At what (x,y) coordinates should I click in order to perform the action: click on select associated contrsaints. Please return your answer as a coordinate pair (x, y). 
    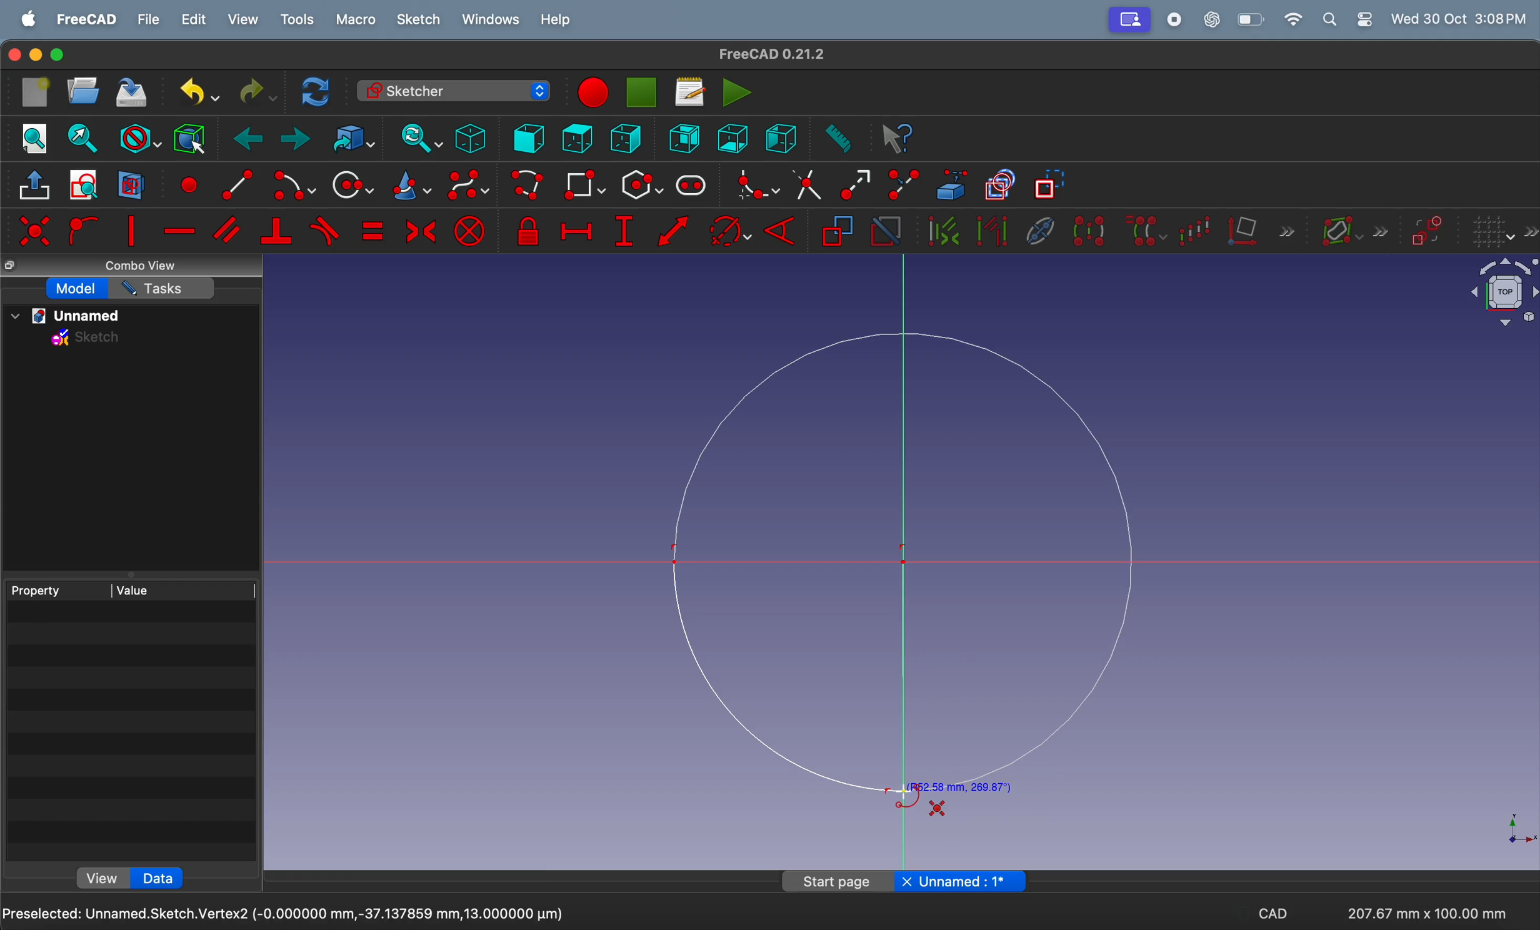
    Looking at the image, I should click on (940, 231).